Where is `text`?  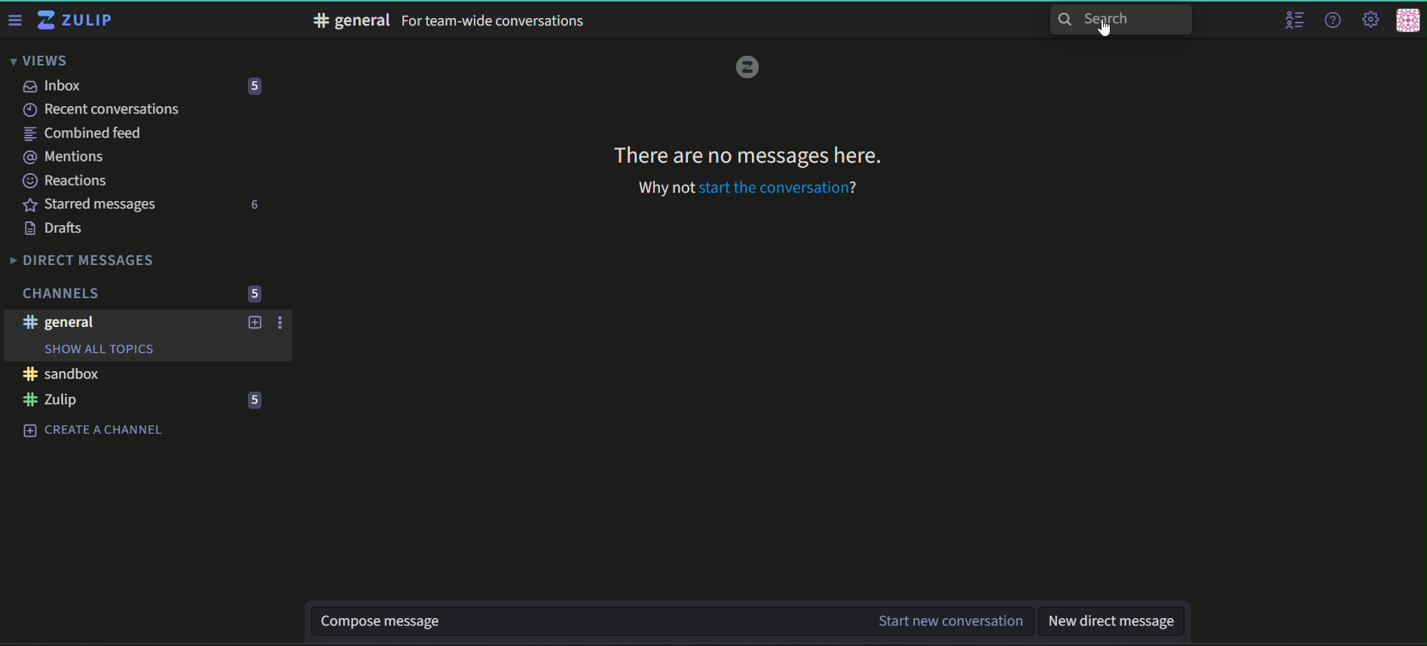
text is located at coordinates (455, 20).